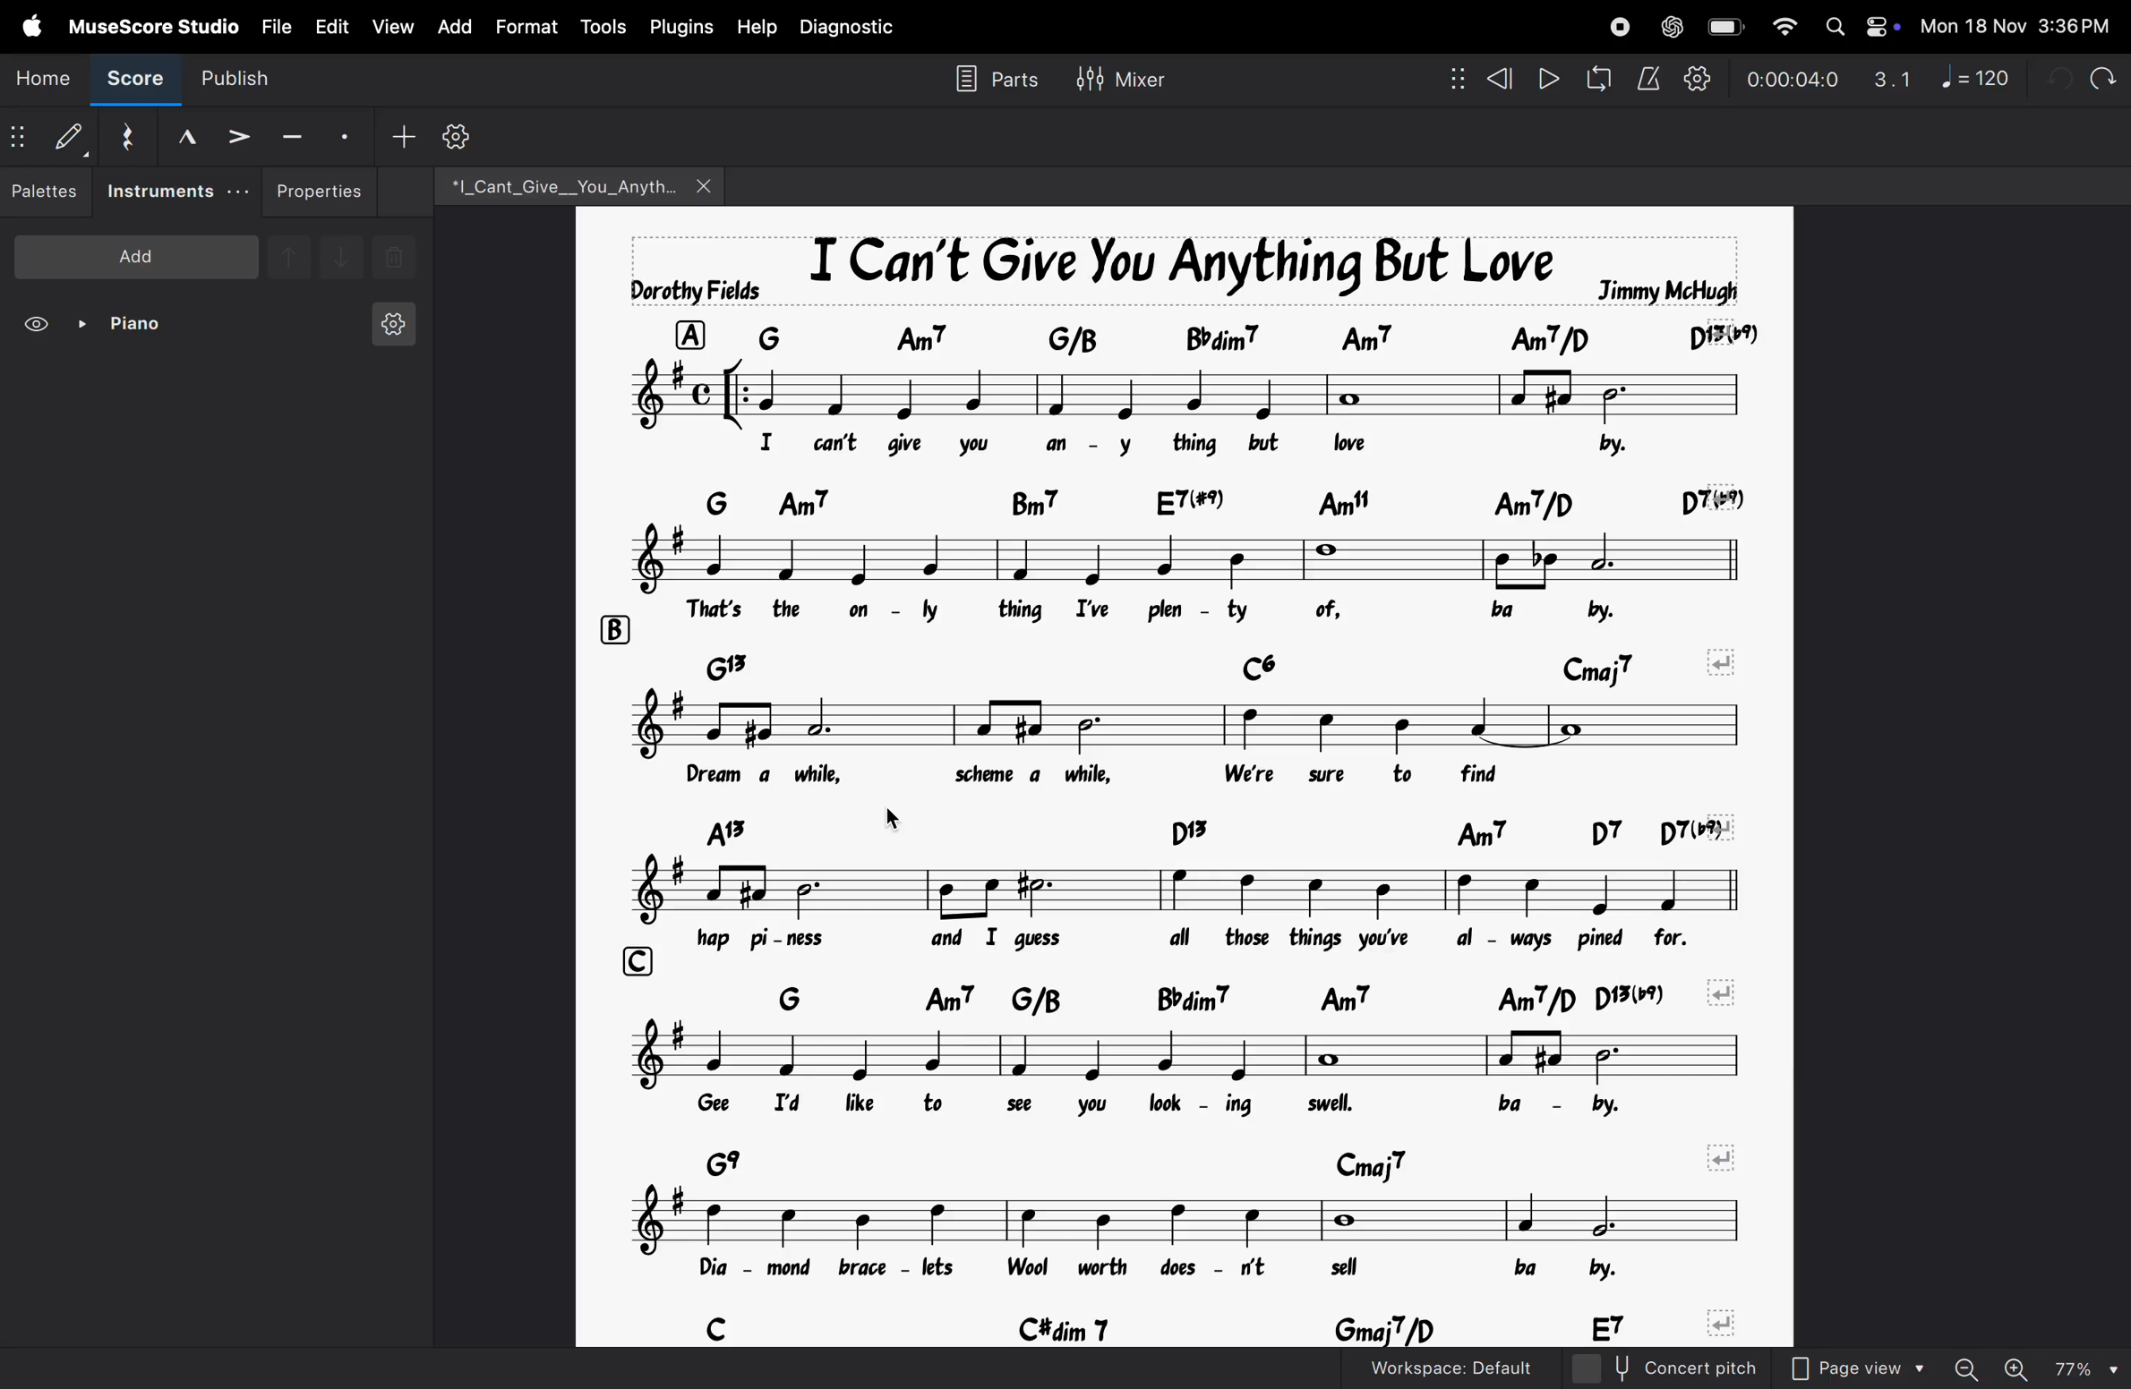 This screenshot has width=2131, height=1389. Describe the element at coordinates (1199, 723) in the screenshot. I see `notes` at that location.